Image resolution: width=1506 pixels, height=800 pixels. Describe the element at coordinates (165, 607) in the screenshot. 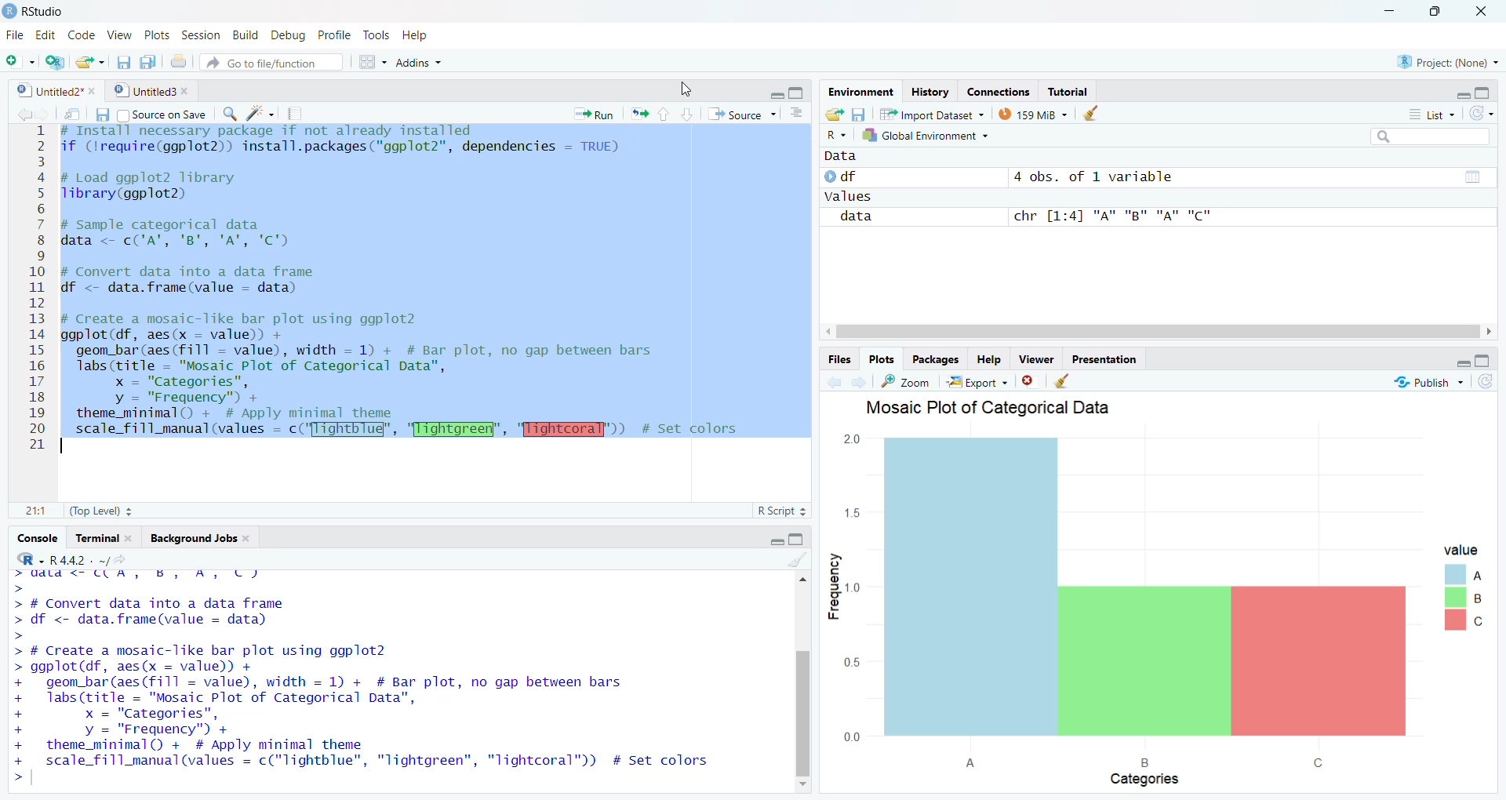

I see `> # Convert data into a data frame
> df <- data.frame(value = data)
>` at that location.